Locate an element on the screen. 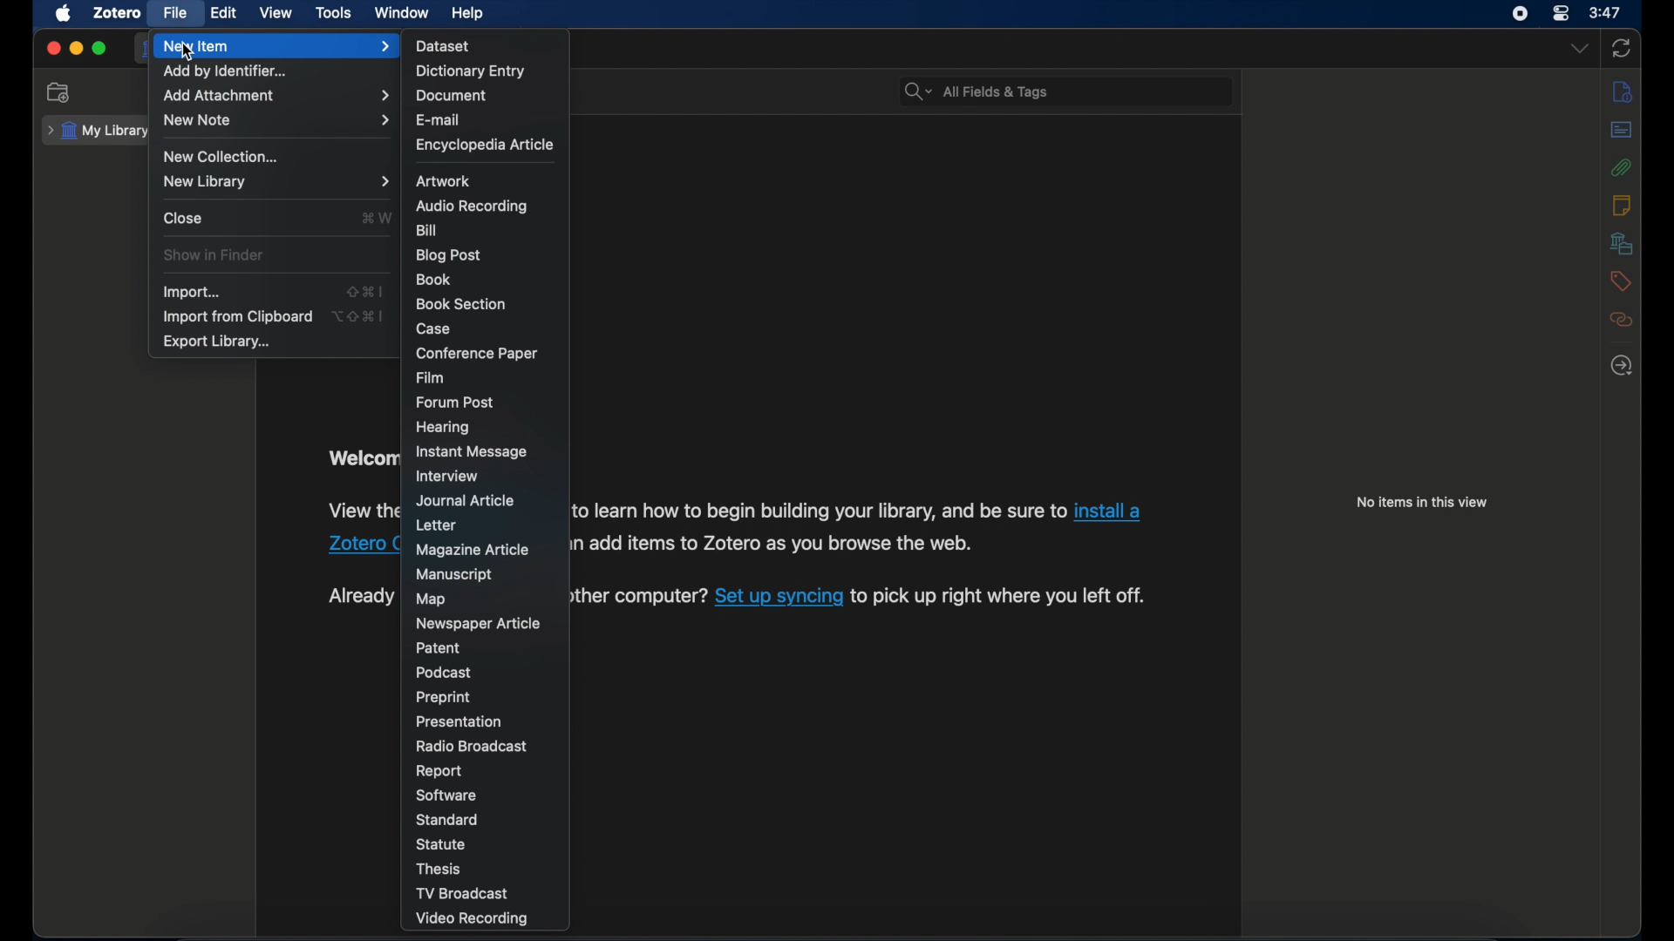  file is located at coordinates (174, 13).